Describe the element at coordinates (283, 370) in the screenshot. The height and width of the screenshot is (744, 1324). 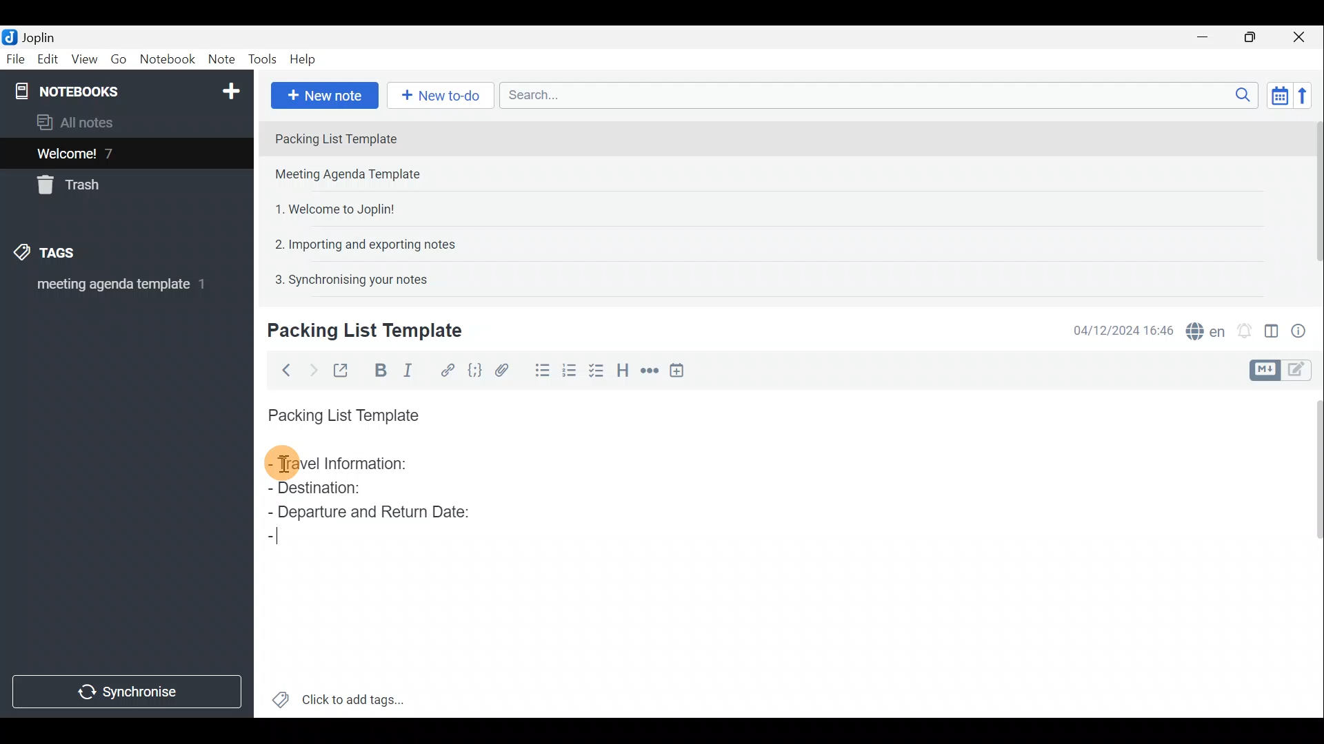
I see `Back` at that location.